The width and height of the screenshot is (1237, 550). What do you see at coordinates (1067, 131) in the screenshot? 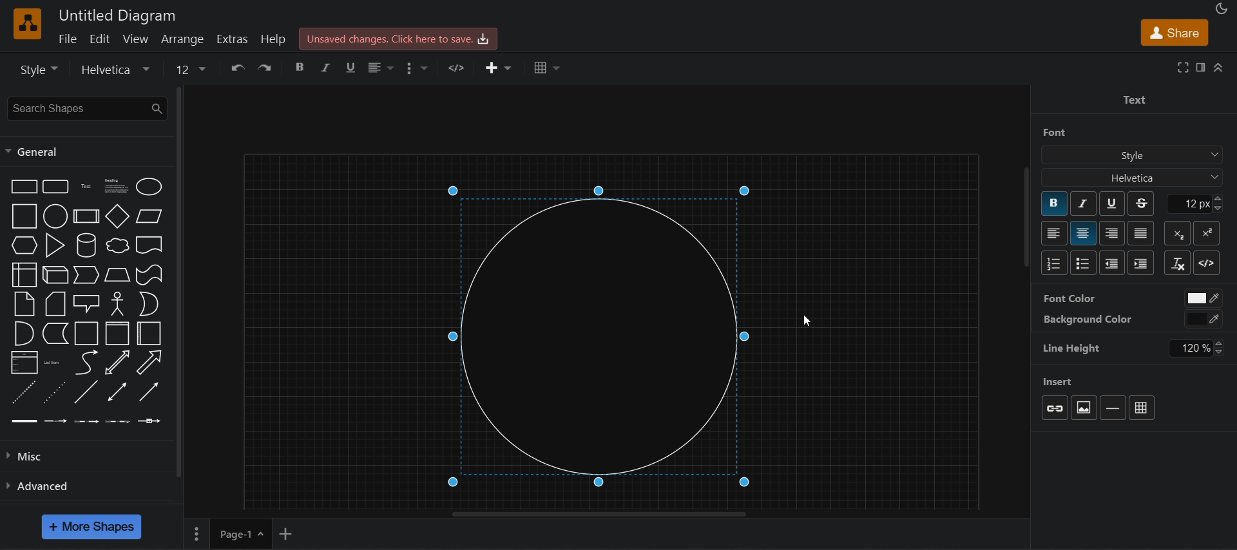
I see `font` at bounding box center [1067, 131].